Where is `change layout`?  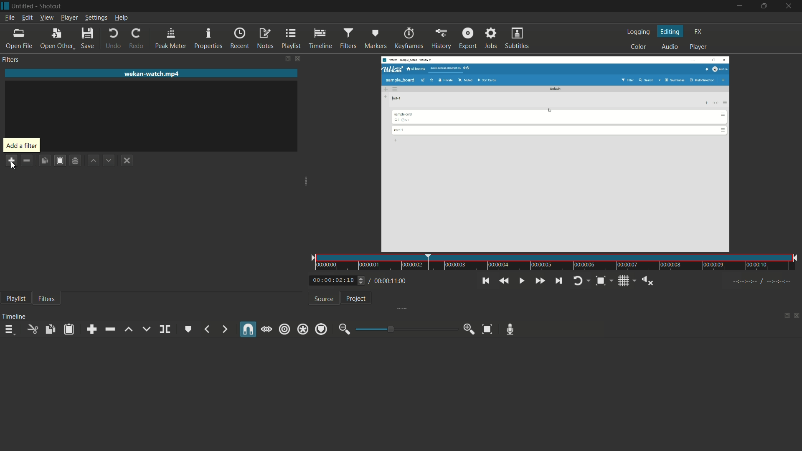 change layout is located at coordinates (785, 315).